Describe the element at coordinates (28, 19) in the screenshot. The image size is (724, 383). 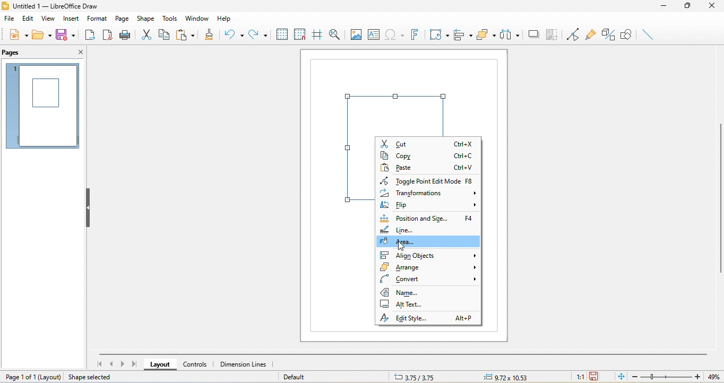
I see `edit` at that location.